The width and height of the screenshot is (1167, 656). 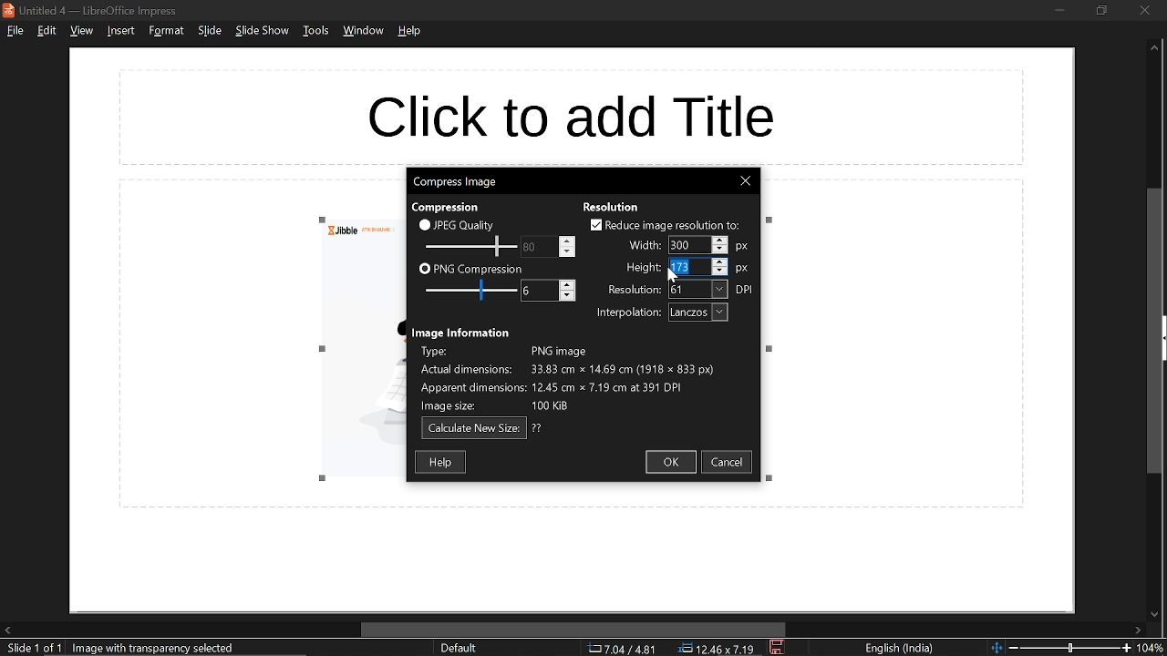 I want to click on location, so click(x=719, y=649).